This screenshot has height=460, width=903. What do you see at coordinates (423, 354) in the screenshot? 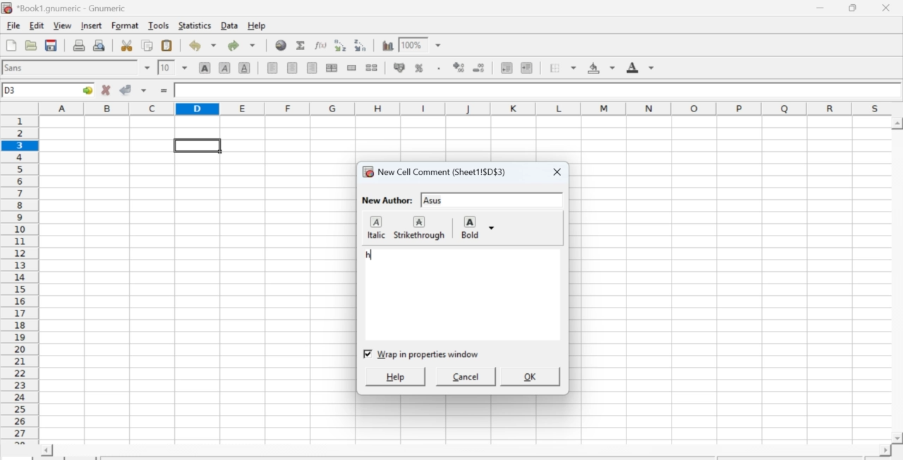
I see `checkbox` at bounding box center [423, 354].